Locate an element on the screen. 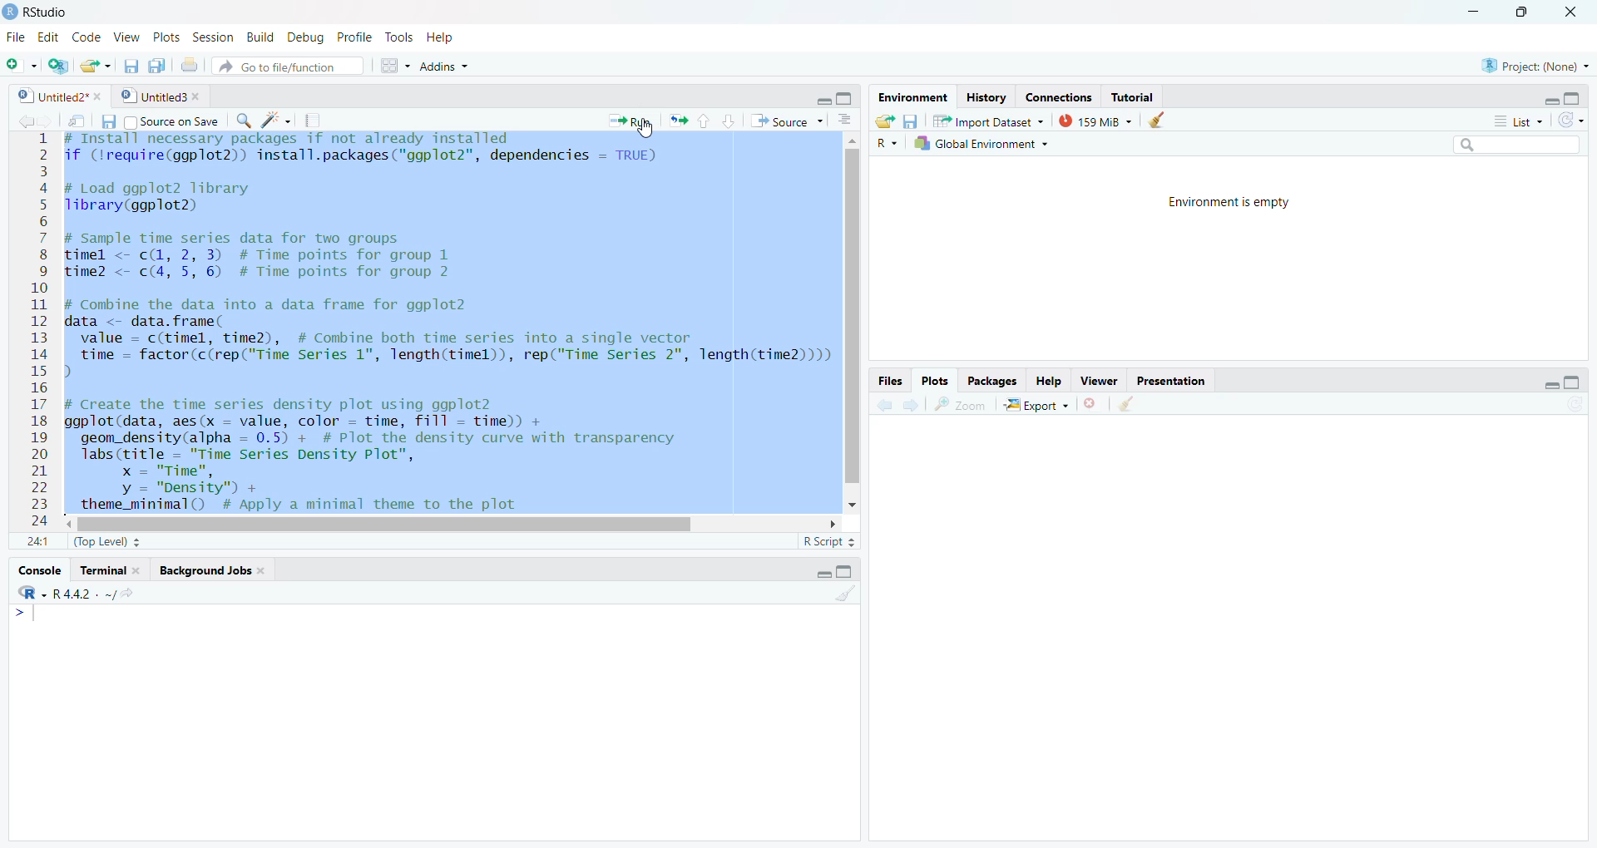 The height and width of the screenshot is (848, 1597). Save is located at coordinates (131, 66).